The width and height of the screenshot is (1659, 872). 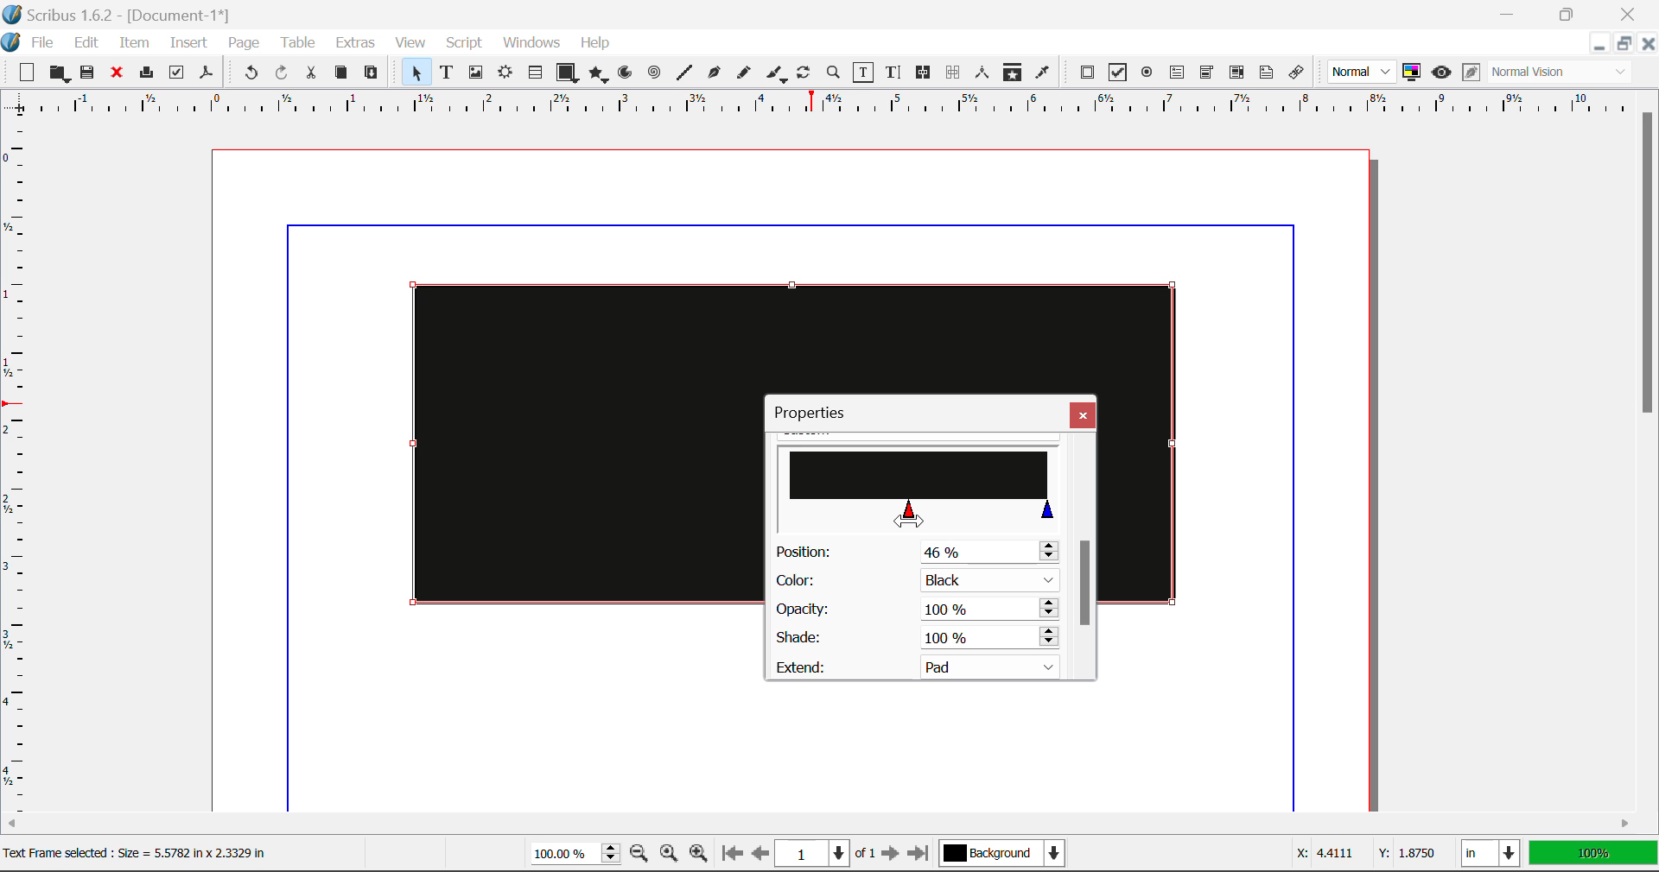 What do you see at coordinates (187, 46) in the screenshot?
I see `Insert` at bounding box center [187, 46].